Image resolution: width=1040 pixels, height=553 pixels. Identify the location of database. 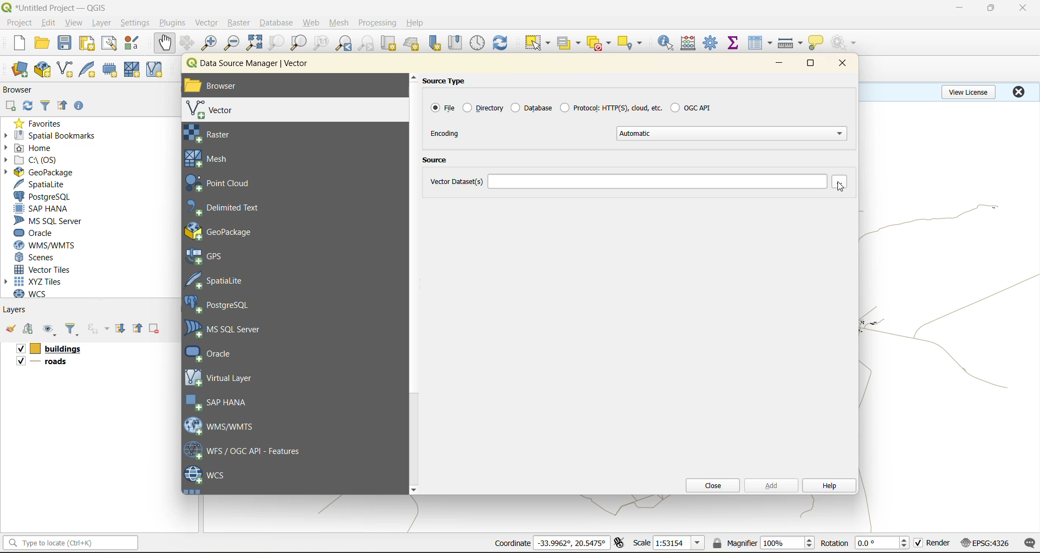
(531, 107).